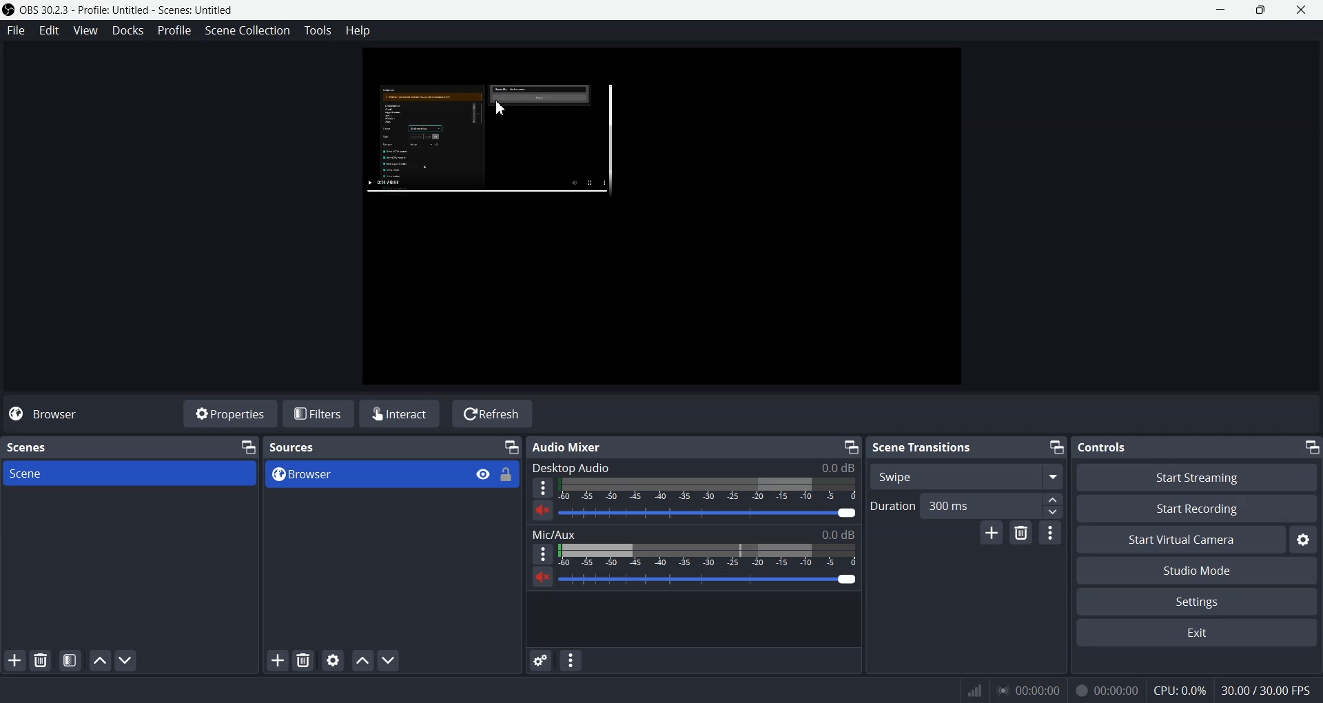 Image resolution: width=1323 pixels, height=703 pixels. I want to click on Maximize, so click(1261, 10).